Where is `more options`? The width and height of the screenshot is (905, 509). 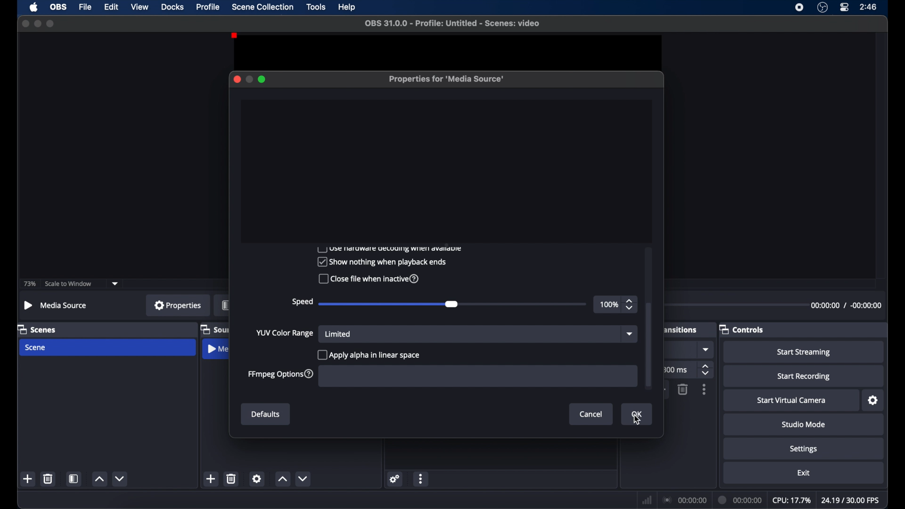 more options is located at coordinates (705, 390).